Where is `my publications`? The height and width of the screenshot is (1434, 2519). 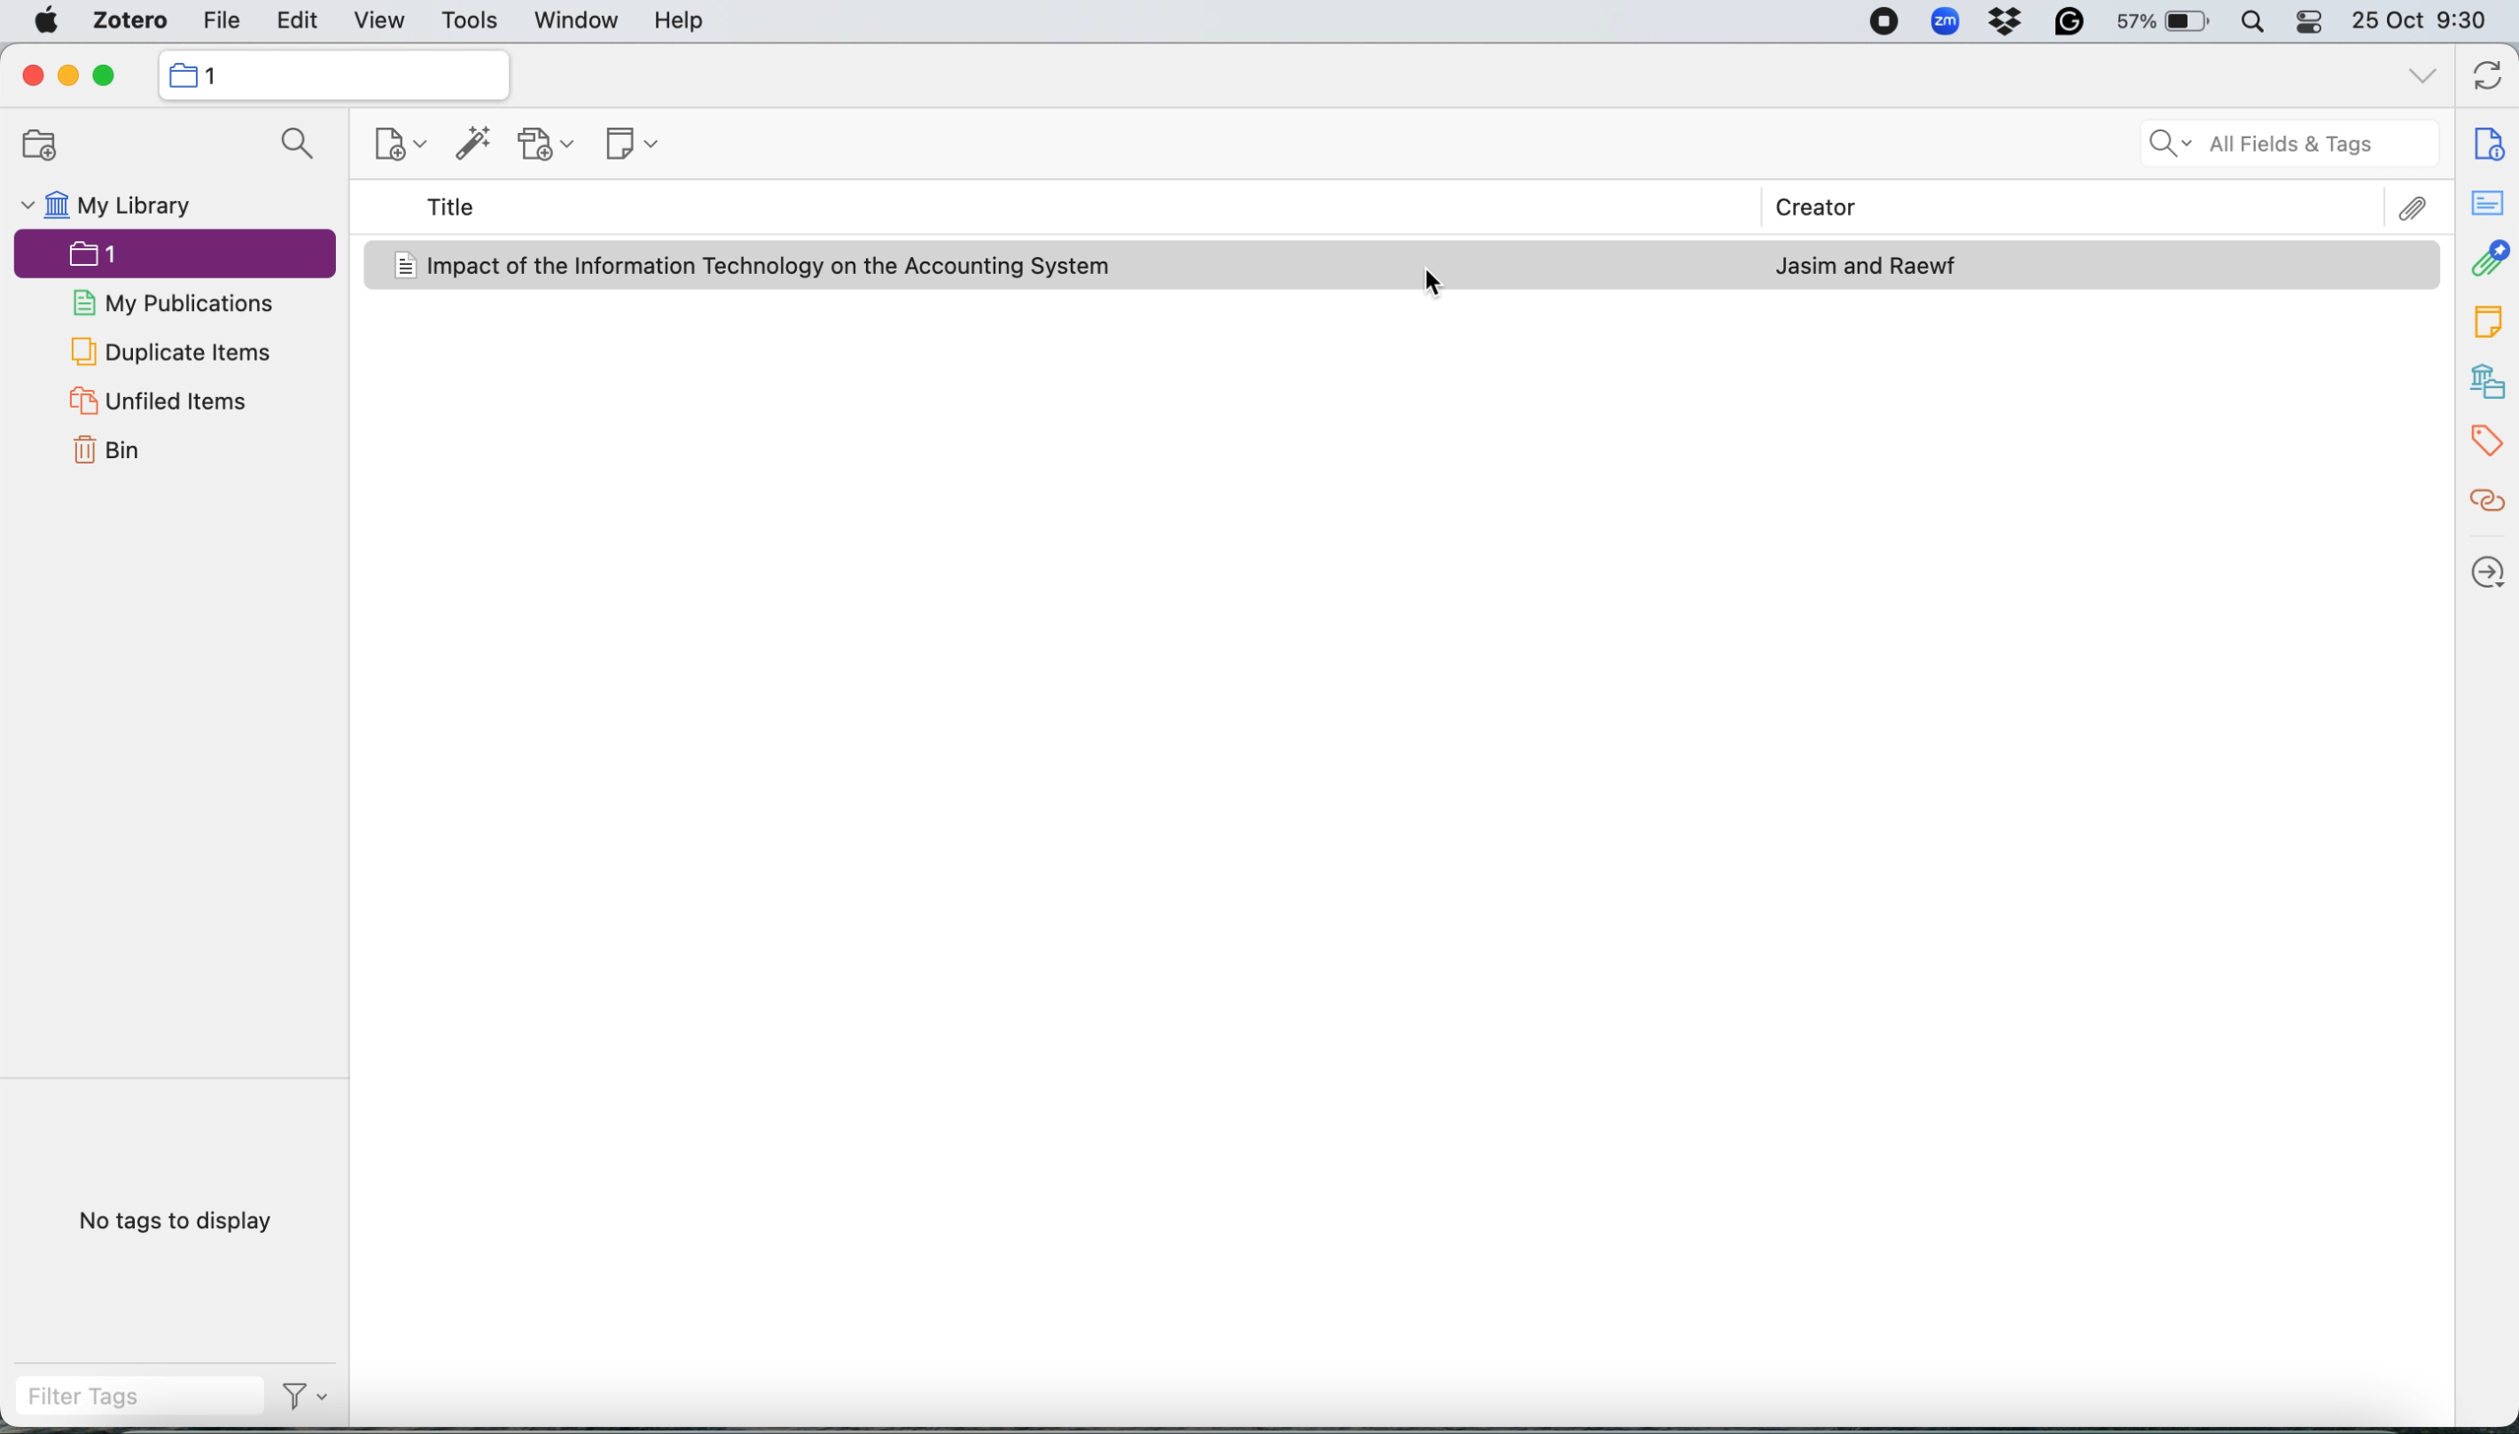
my publications is located at coordinates (167, 301).